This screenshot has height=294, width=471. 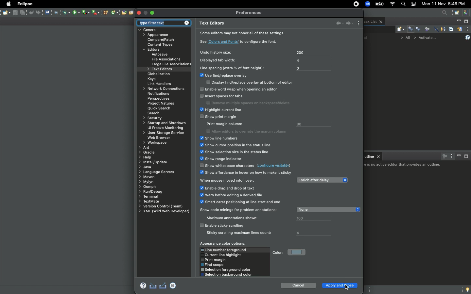 What do you see at coordinates (123, 13) in the screenshot?
I see `Open new file` at bounding box center [123, 13].